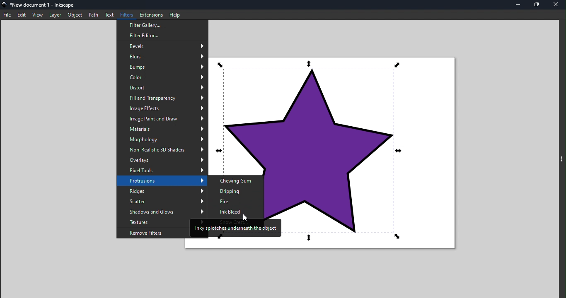 This screenshot has width=566, height=298. Describe the element at coordinates (163, 140) in the screenshot. I see `Morphology` at that location.